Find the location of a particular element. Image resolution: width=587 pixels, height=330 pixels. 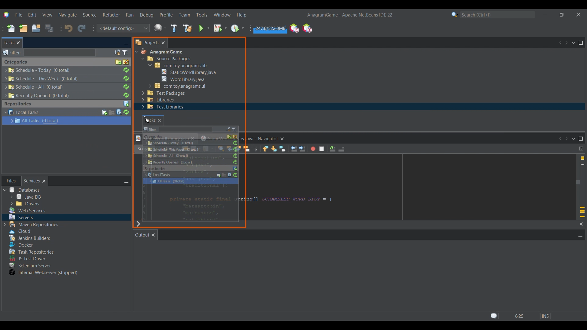

 is located at coordinates (24, 190).